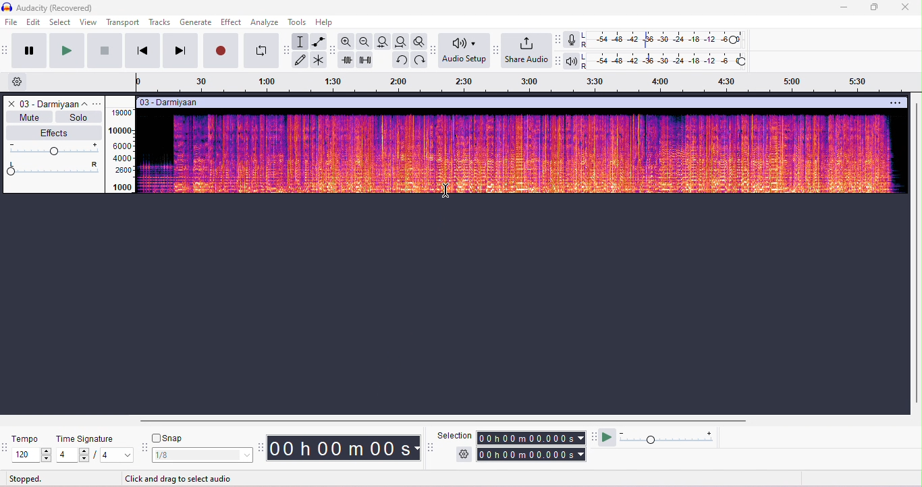 This screenshot has height=487, width=922. Describe the element at coordinates (96, 455) in the screenshot. I see `select time signature` at that location.